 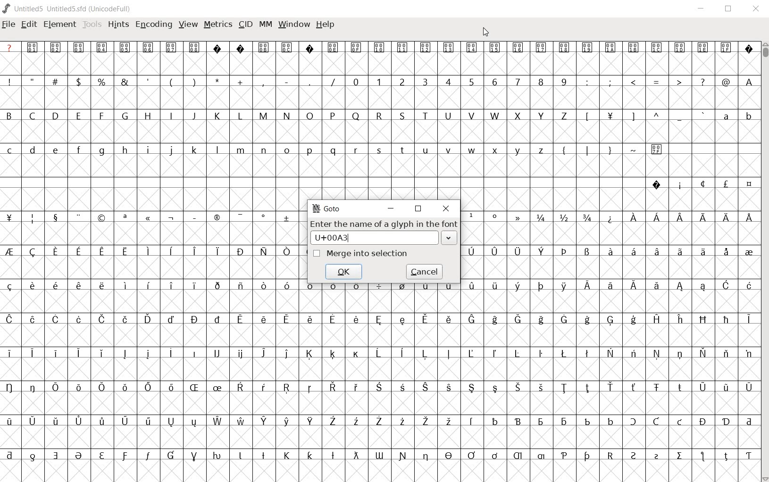 What do you see at coordinates (294, 25) in the screenshot?
I see `WINDOW` at bounding box center [294, 25].